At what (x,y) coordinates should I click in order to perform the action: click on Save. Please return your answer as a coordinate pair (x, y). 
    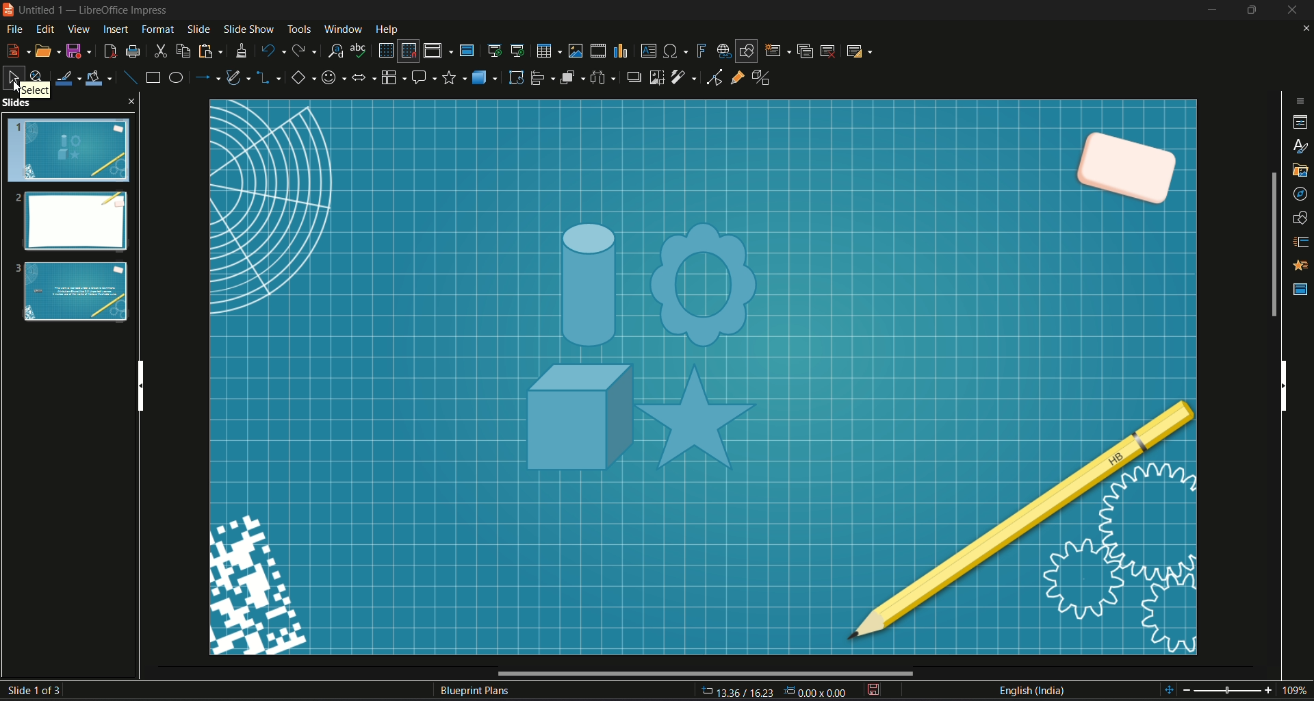
    Looking at the image, I should click on (79, 51).